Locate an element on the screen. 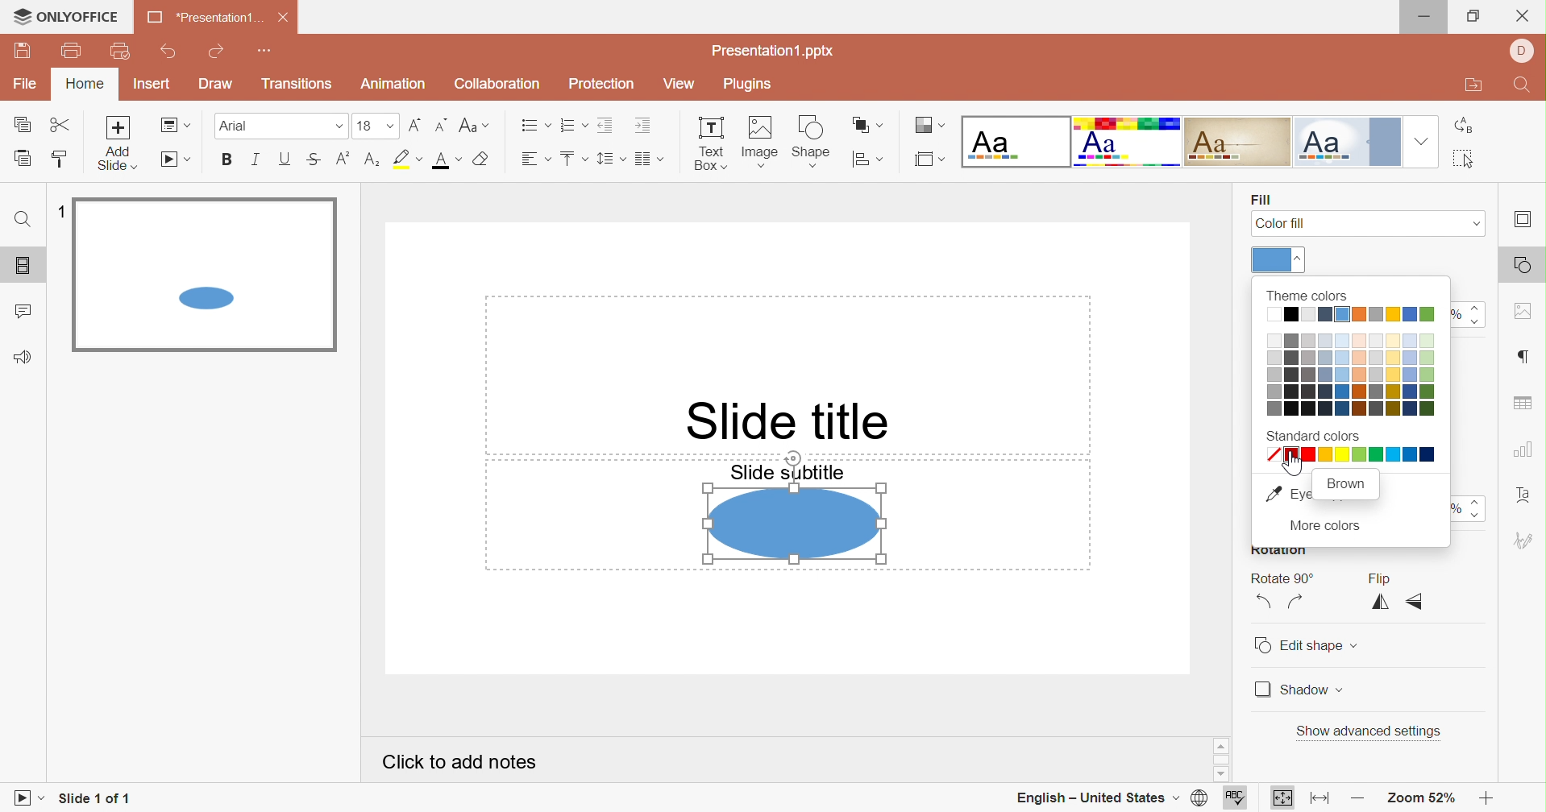 Image resolution: width=1546 pixels, height=812 pixels. Increment font size is located at coordinates (414, 123).